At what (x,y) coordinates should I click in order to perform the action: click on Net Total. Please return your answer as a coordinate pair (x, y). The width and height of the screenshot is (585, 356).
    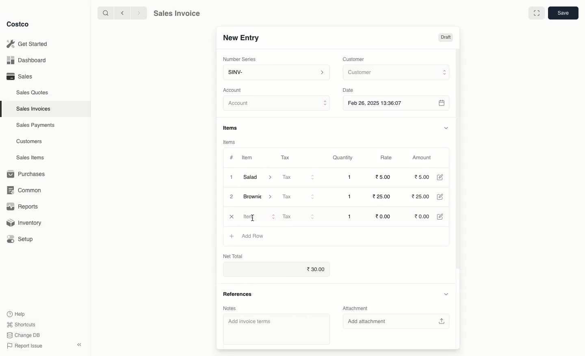
    Looking at the image, I should click on (234, 255).